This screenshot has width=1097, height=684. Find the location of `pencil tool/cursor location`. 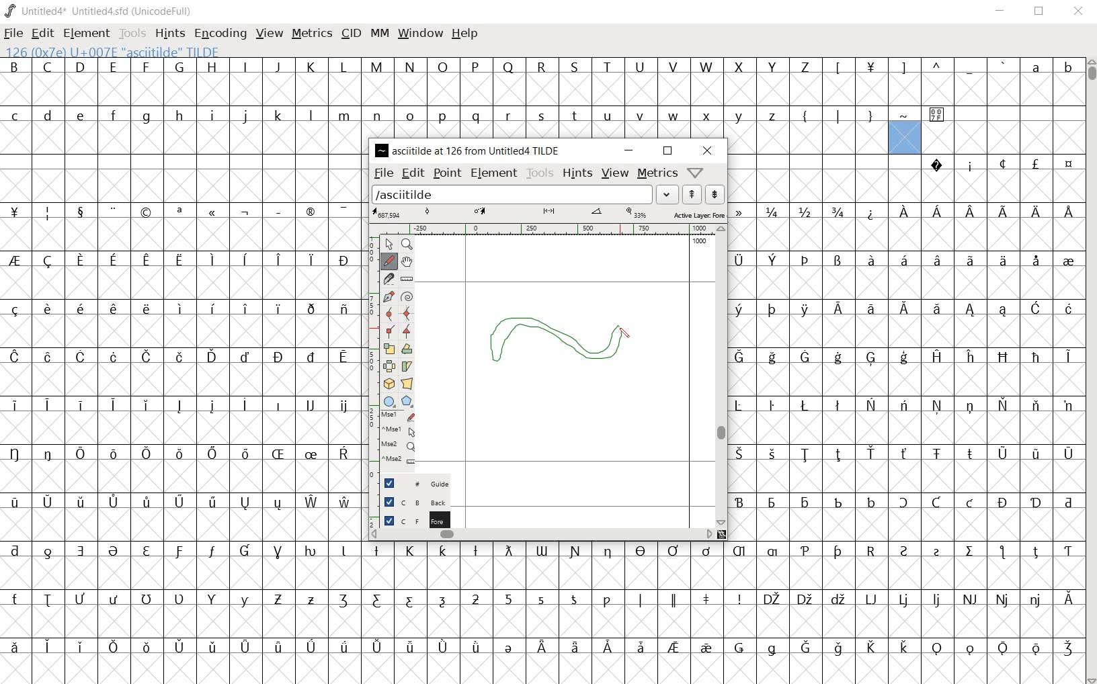

pencil tool/cursor location is located at coordinates (625, 337).